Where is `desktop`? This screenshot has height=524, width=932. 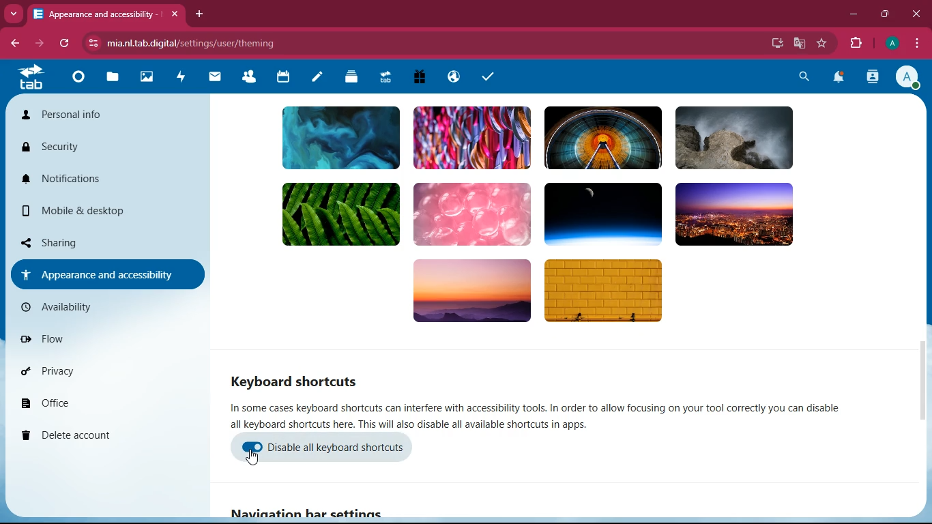
desktop is located at coordinates (774, 43).